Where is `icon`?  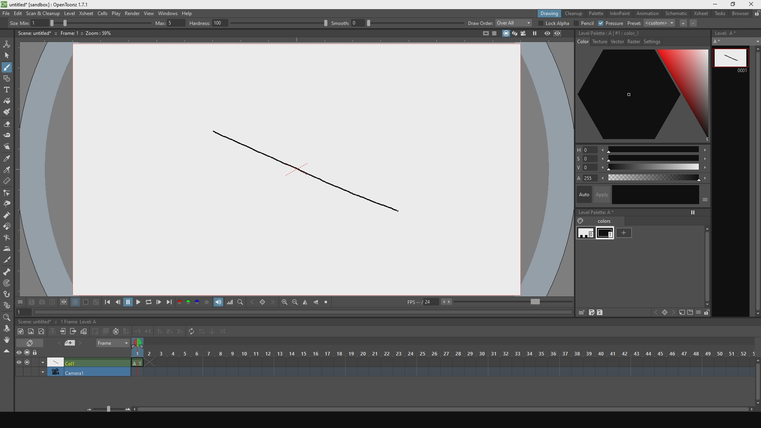
icon is located at coordinates (483, 34).